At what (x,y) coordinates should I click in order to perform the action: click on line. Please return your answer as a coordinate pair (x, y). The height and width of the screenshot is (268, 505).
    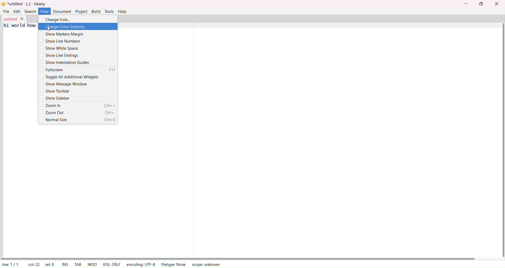
    Looking at the image, I should click on (10, 264).